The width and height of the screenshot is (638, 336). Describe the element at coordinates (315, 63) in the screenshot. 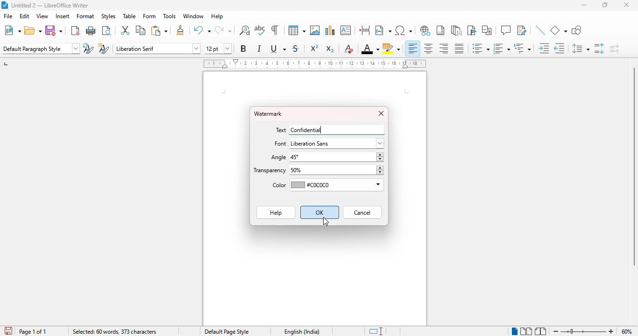

I see `ruler` at that location.